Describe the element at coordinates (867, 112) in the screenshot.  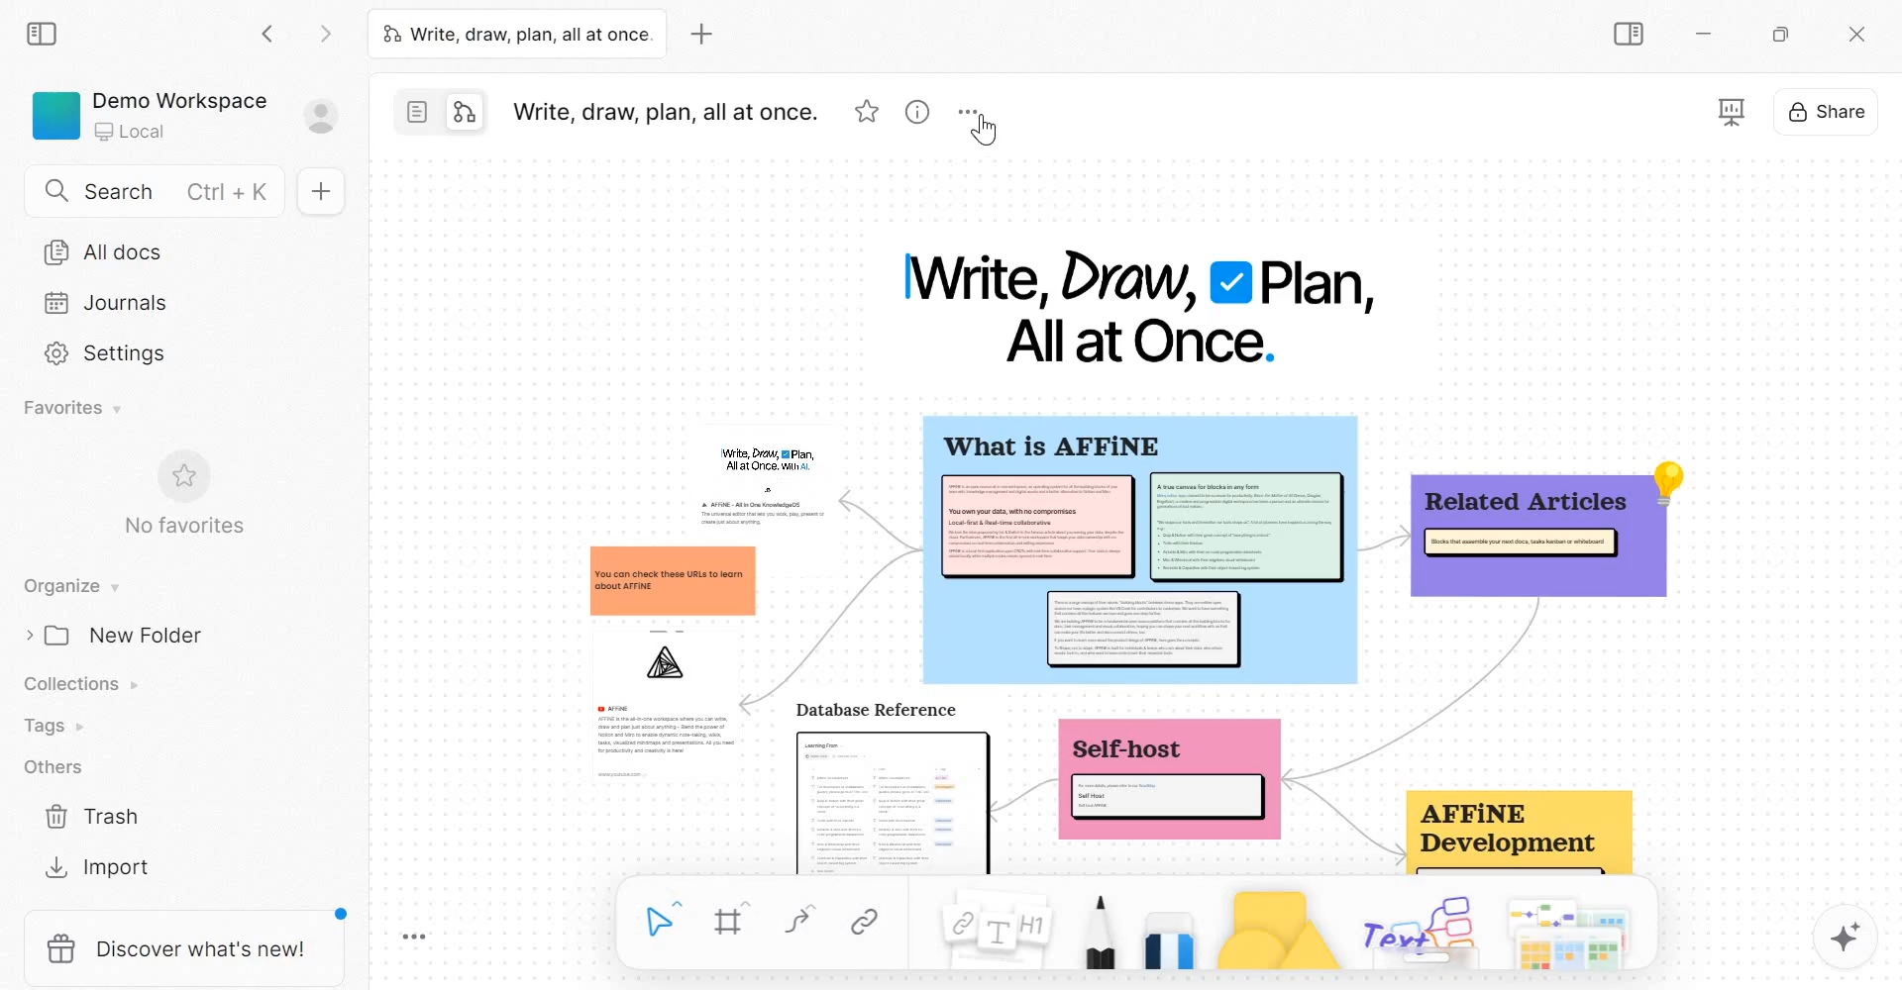
I see `favorite` at that location.